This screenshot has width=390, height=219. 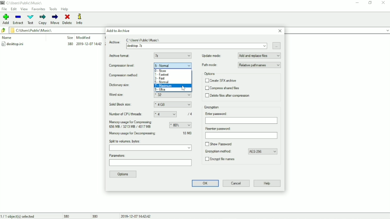 I want to click on 4GB, so click(x=172, y=105).